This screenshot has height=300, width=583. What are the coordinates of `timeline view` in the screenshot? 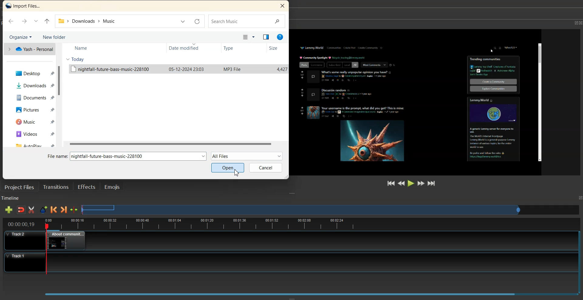 It's located at (315, 225).